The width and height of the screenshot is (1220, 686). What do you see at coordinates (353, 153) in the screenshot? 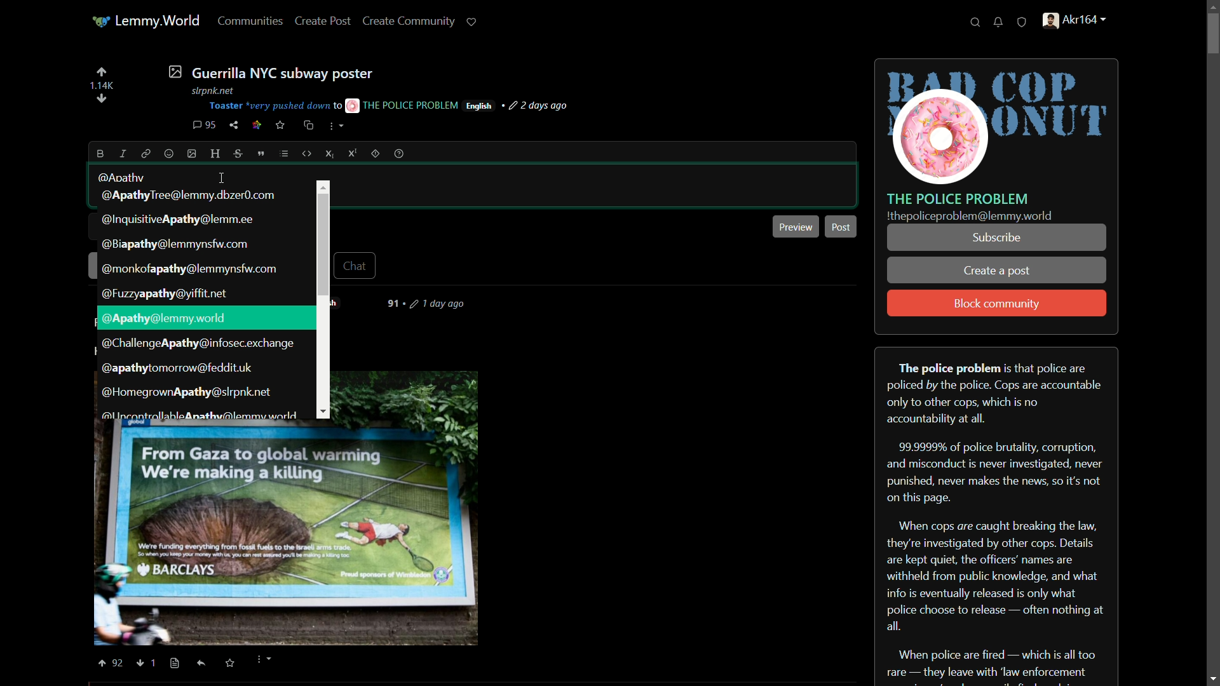
I see `superscript` at bounding box center [353, 153].